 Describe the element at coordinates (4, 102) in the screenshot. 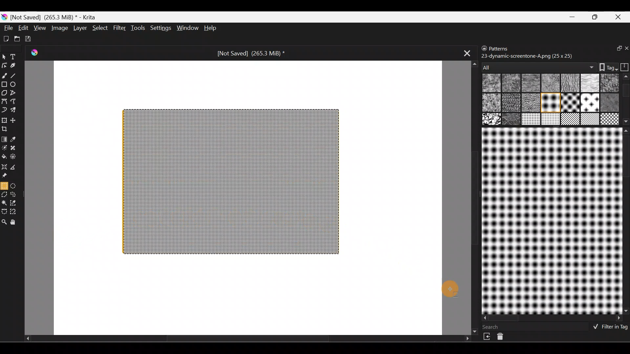

I see `Bezier curve tool` at that location.